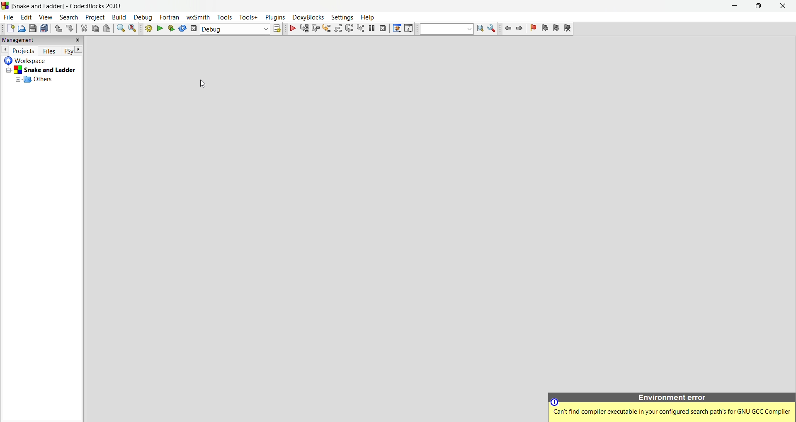 The height and width of the screenshot is (422, 796). I want to click on debugging windows, so click(396, 29).